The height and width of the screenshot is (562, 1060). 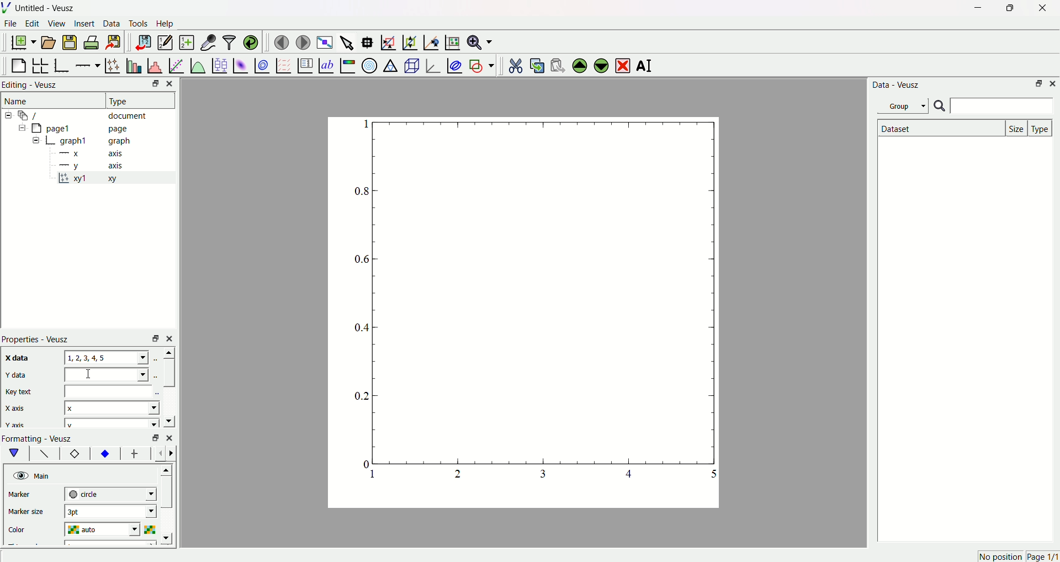 What do you see at coordinates (95, 179) in the screenshot?
I see `xy1 xy` at bounding box center [95, 179].